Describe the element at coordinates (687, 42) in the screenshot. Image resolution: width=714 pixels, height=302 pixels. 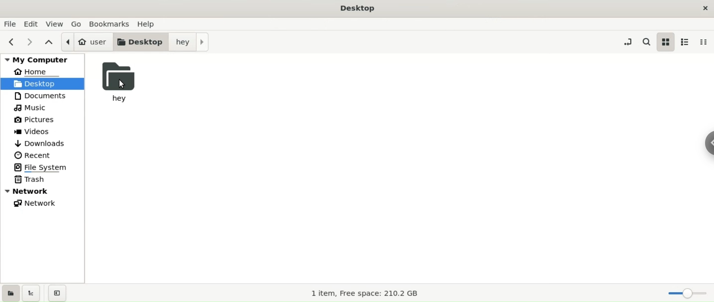
I see `list view` at that location.